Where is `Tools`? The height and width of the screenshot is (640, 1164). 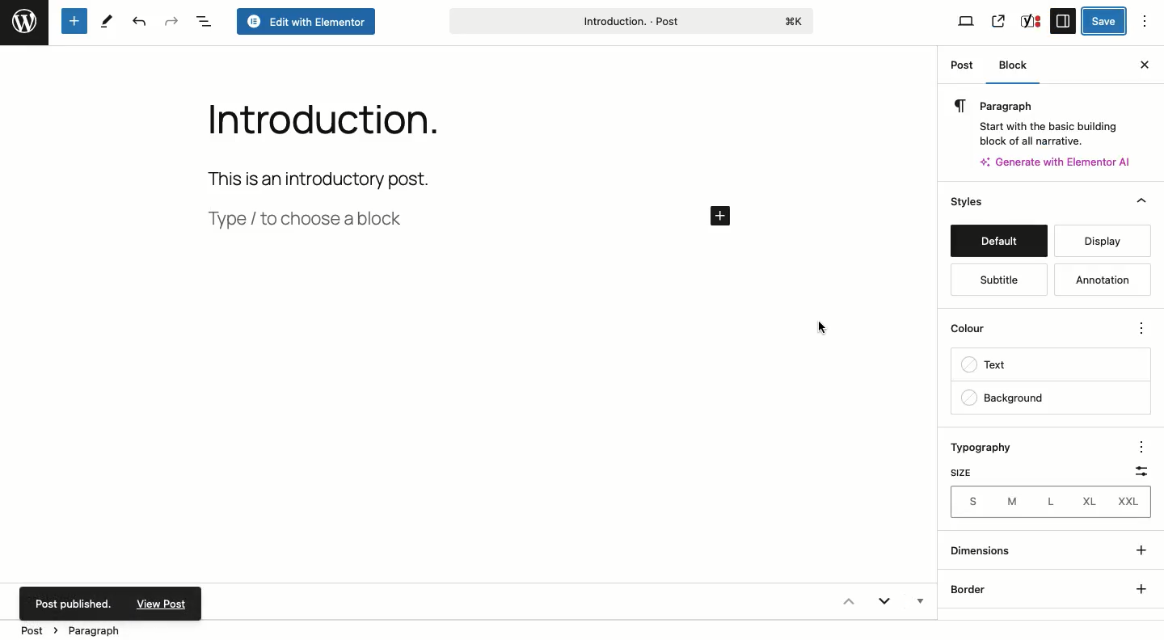 Tools is located at coordinates (108, 20).